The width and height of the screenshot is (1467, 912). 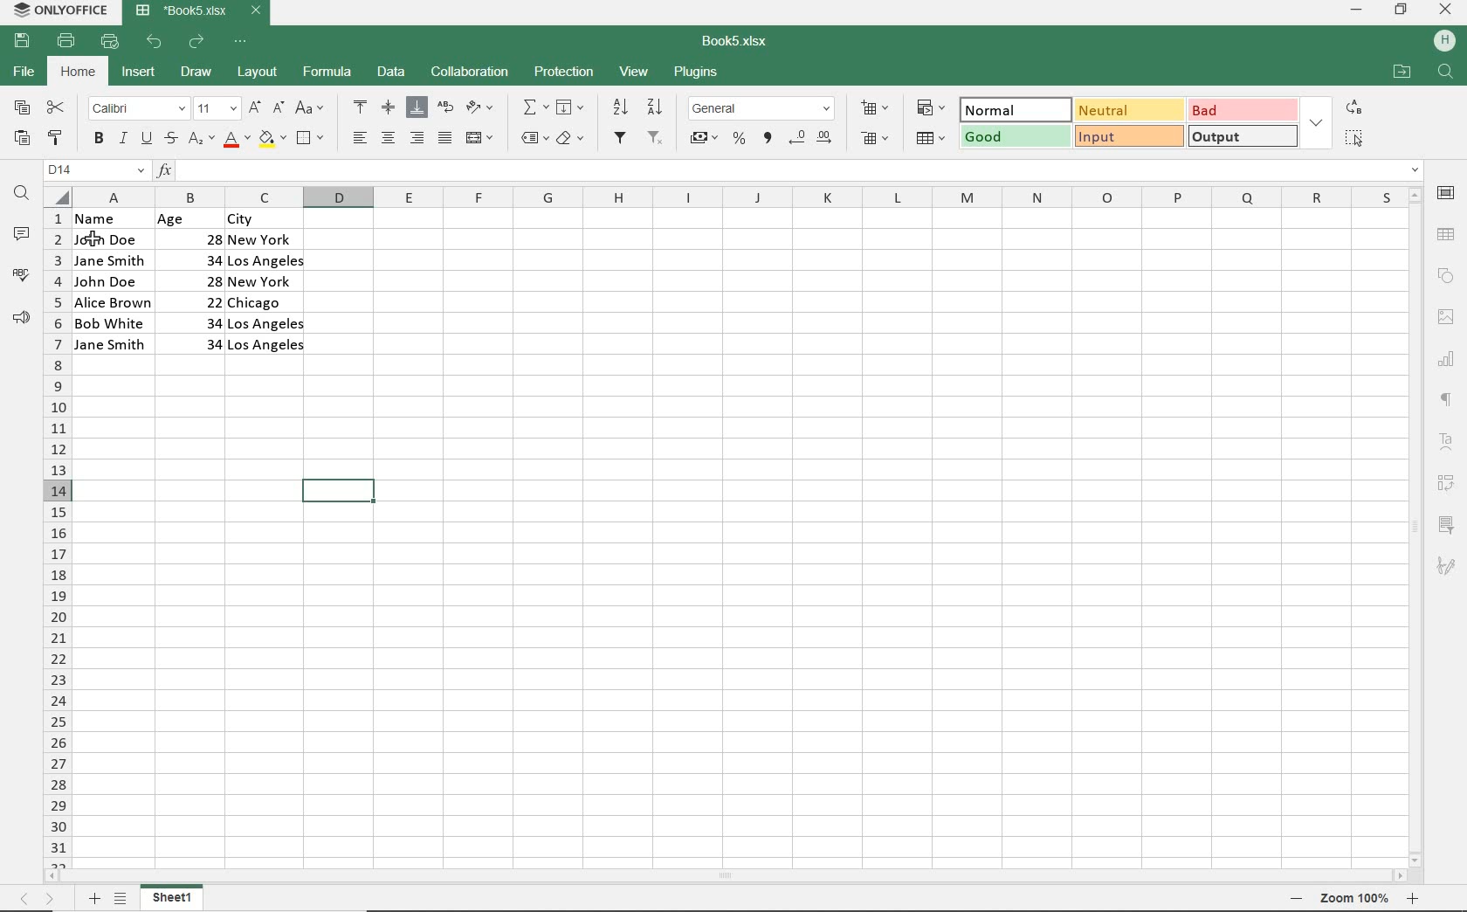 I want to click on INPUT, so click(x=1128, y=136).